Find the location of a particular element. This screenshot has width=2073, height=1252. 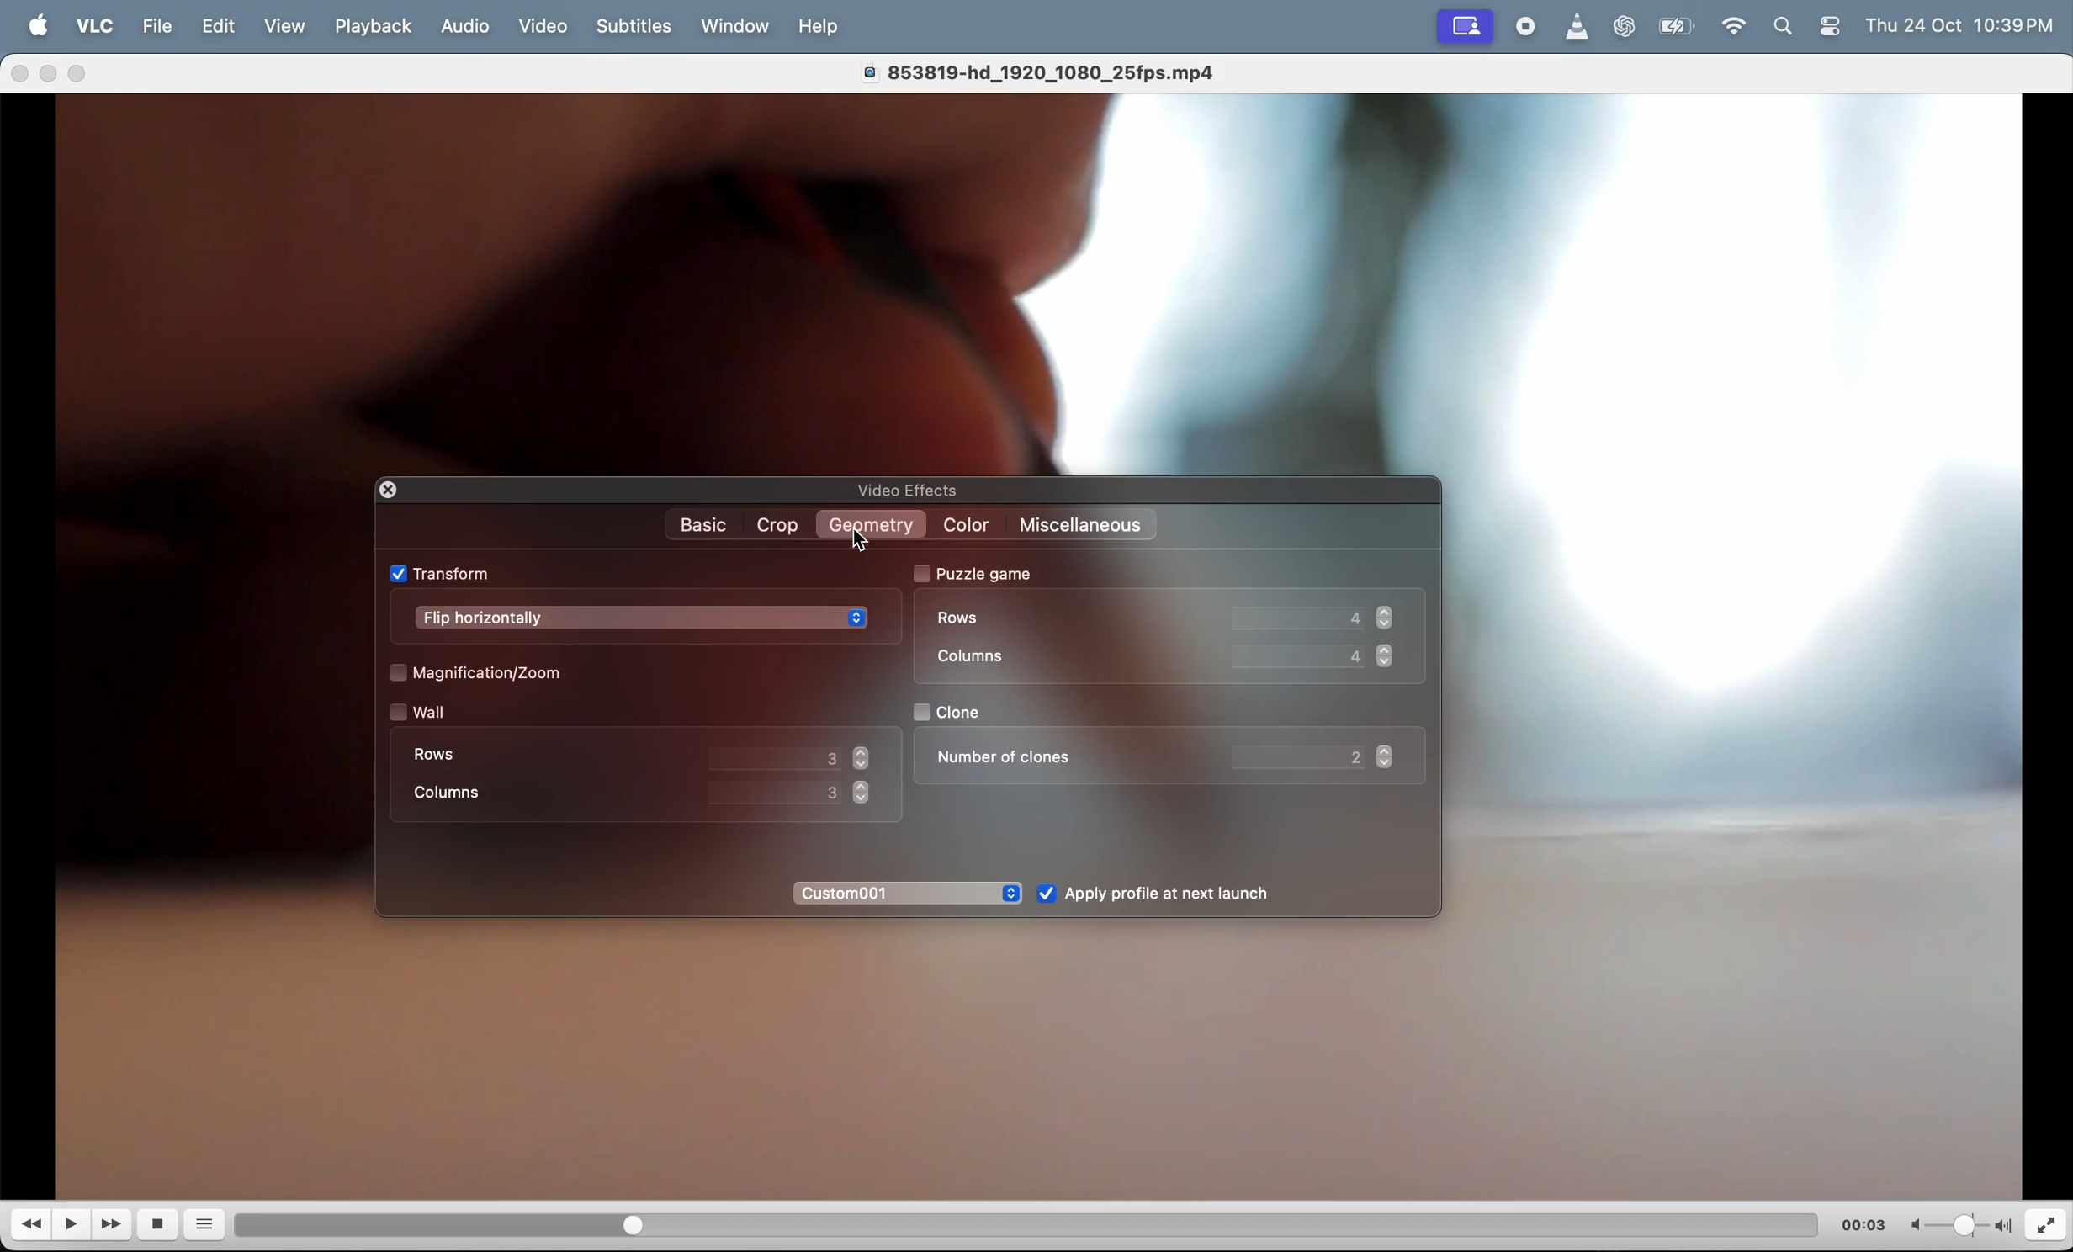

clone is located at coordinates (963, 714).